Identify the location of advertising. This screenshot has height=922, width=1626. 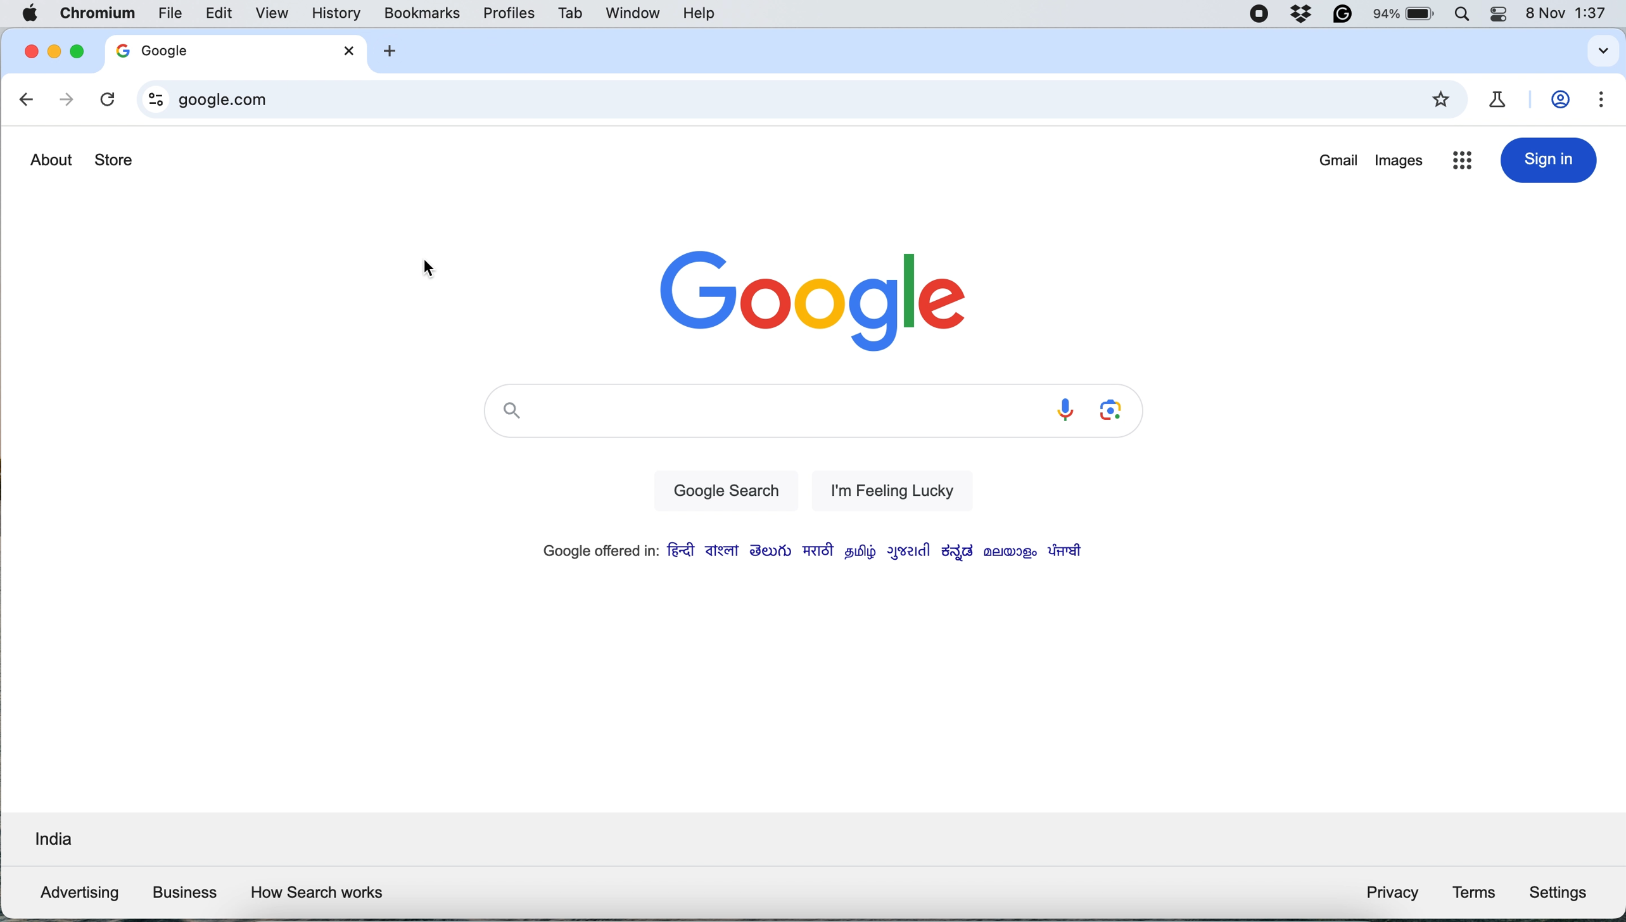
(75, 893).